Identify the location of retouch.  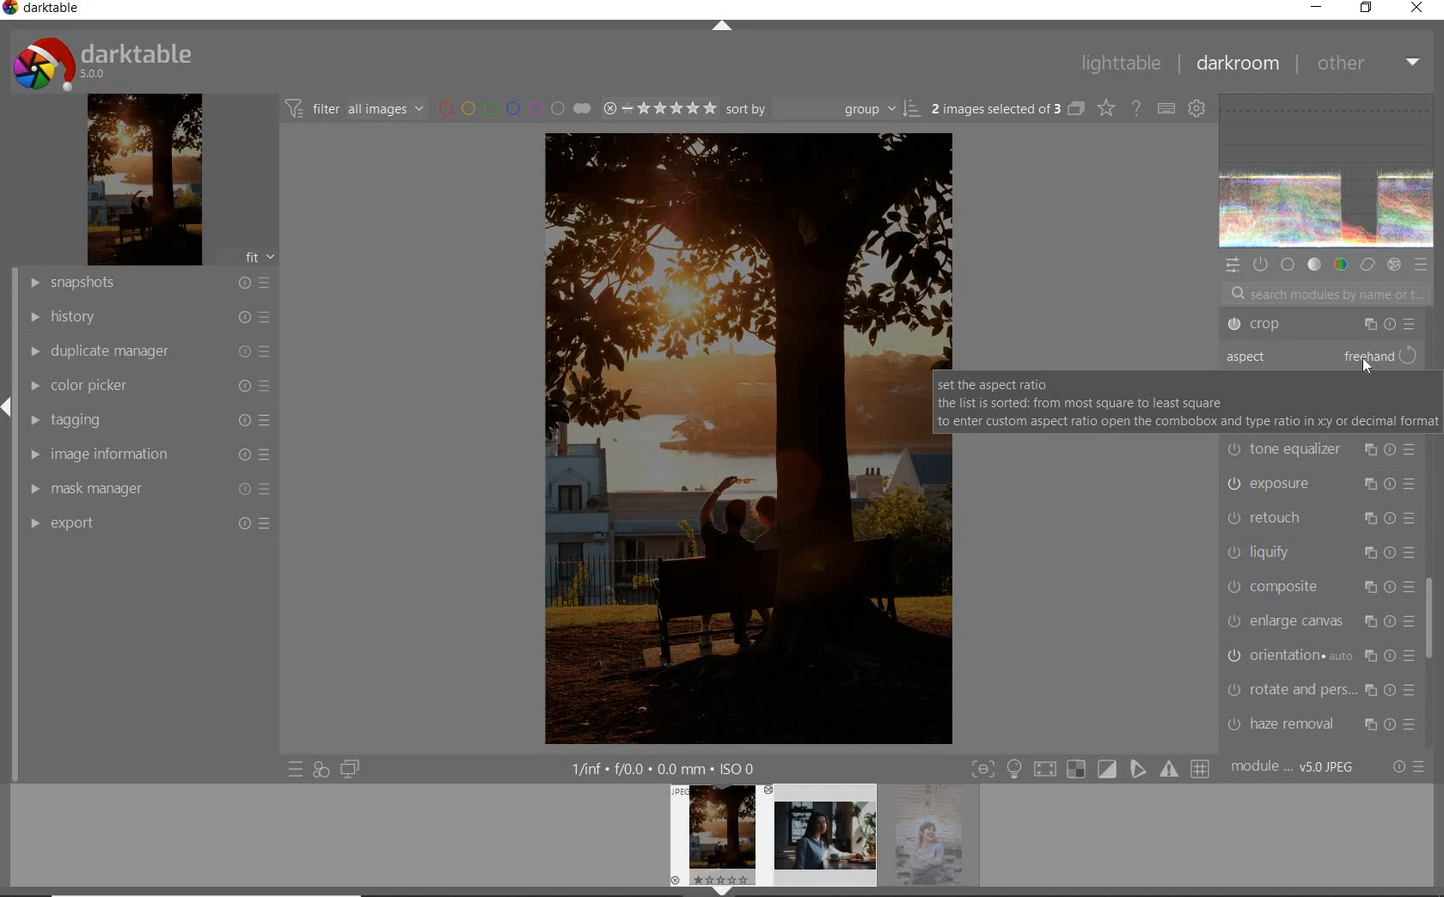
(1317, 516).